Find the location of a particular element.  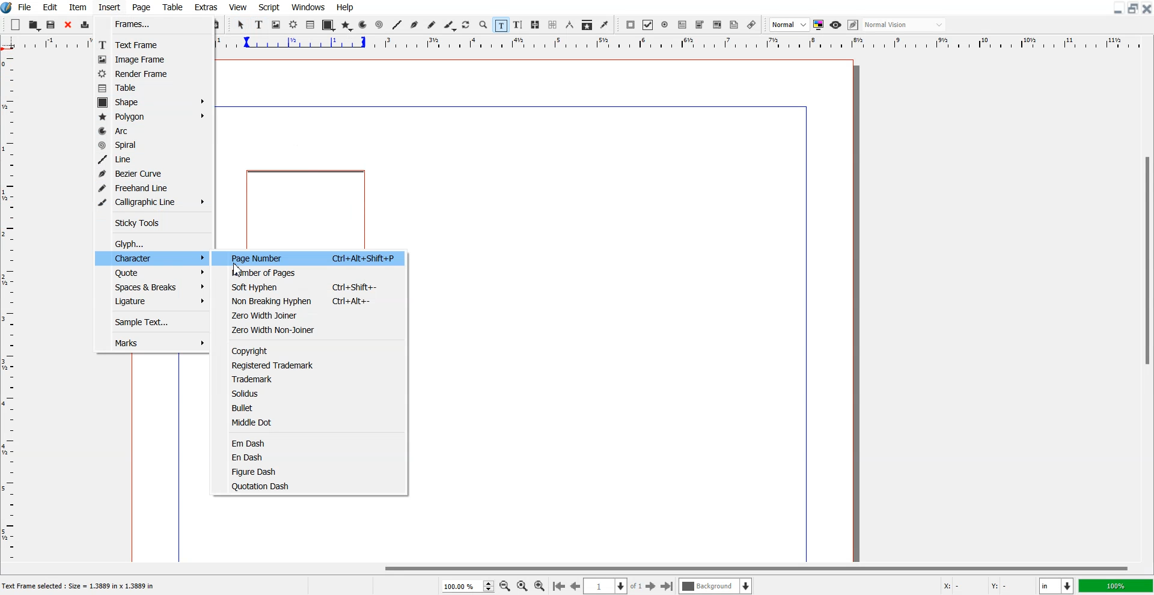

Page Number is located at coordinates (314, 257).